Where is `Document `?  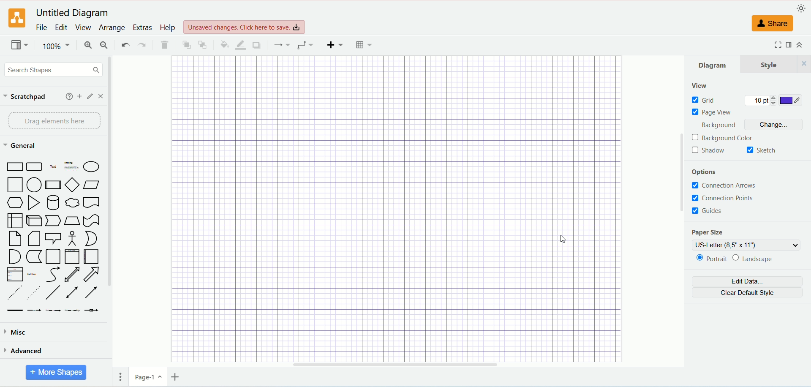 Document  is located at coordinates (92, 204).